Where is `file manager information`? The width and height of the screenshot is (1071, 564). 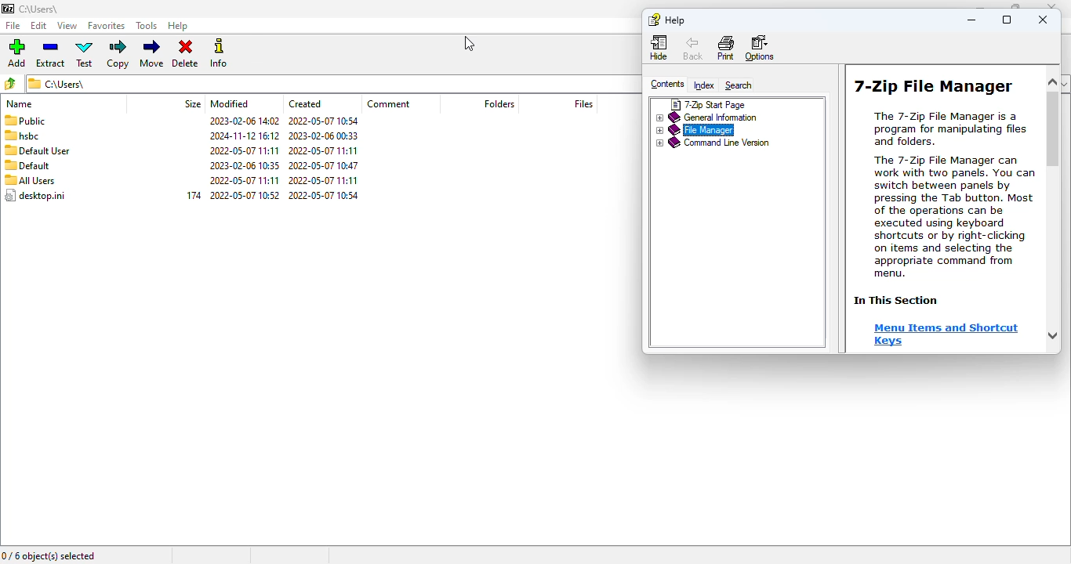
file manager information is located at coordinates (953, 194).